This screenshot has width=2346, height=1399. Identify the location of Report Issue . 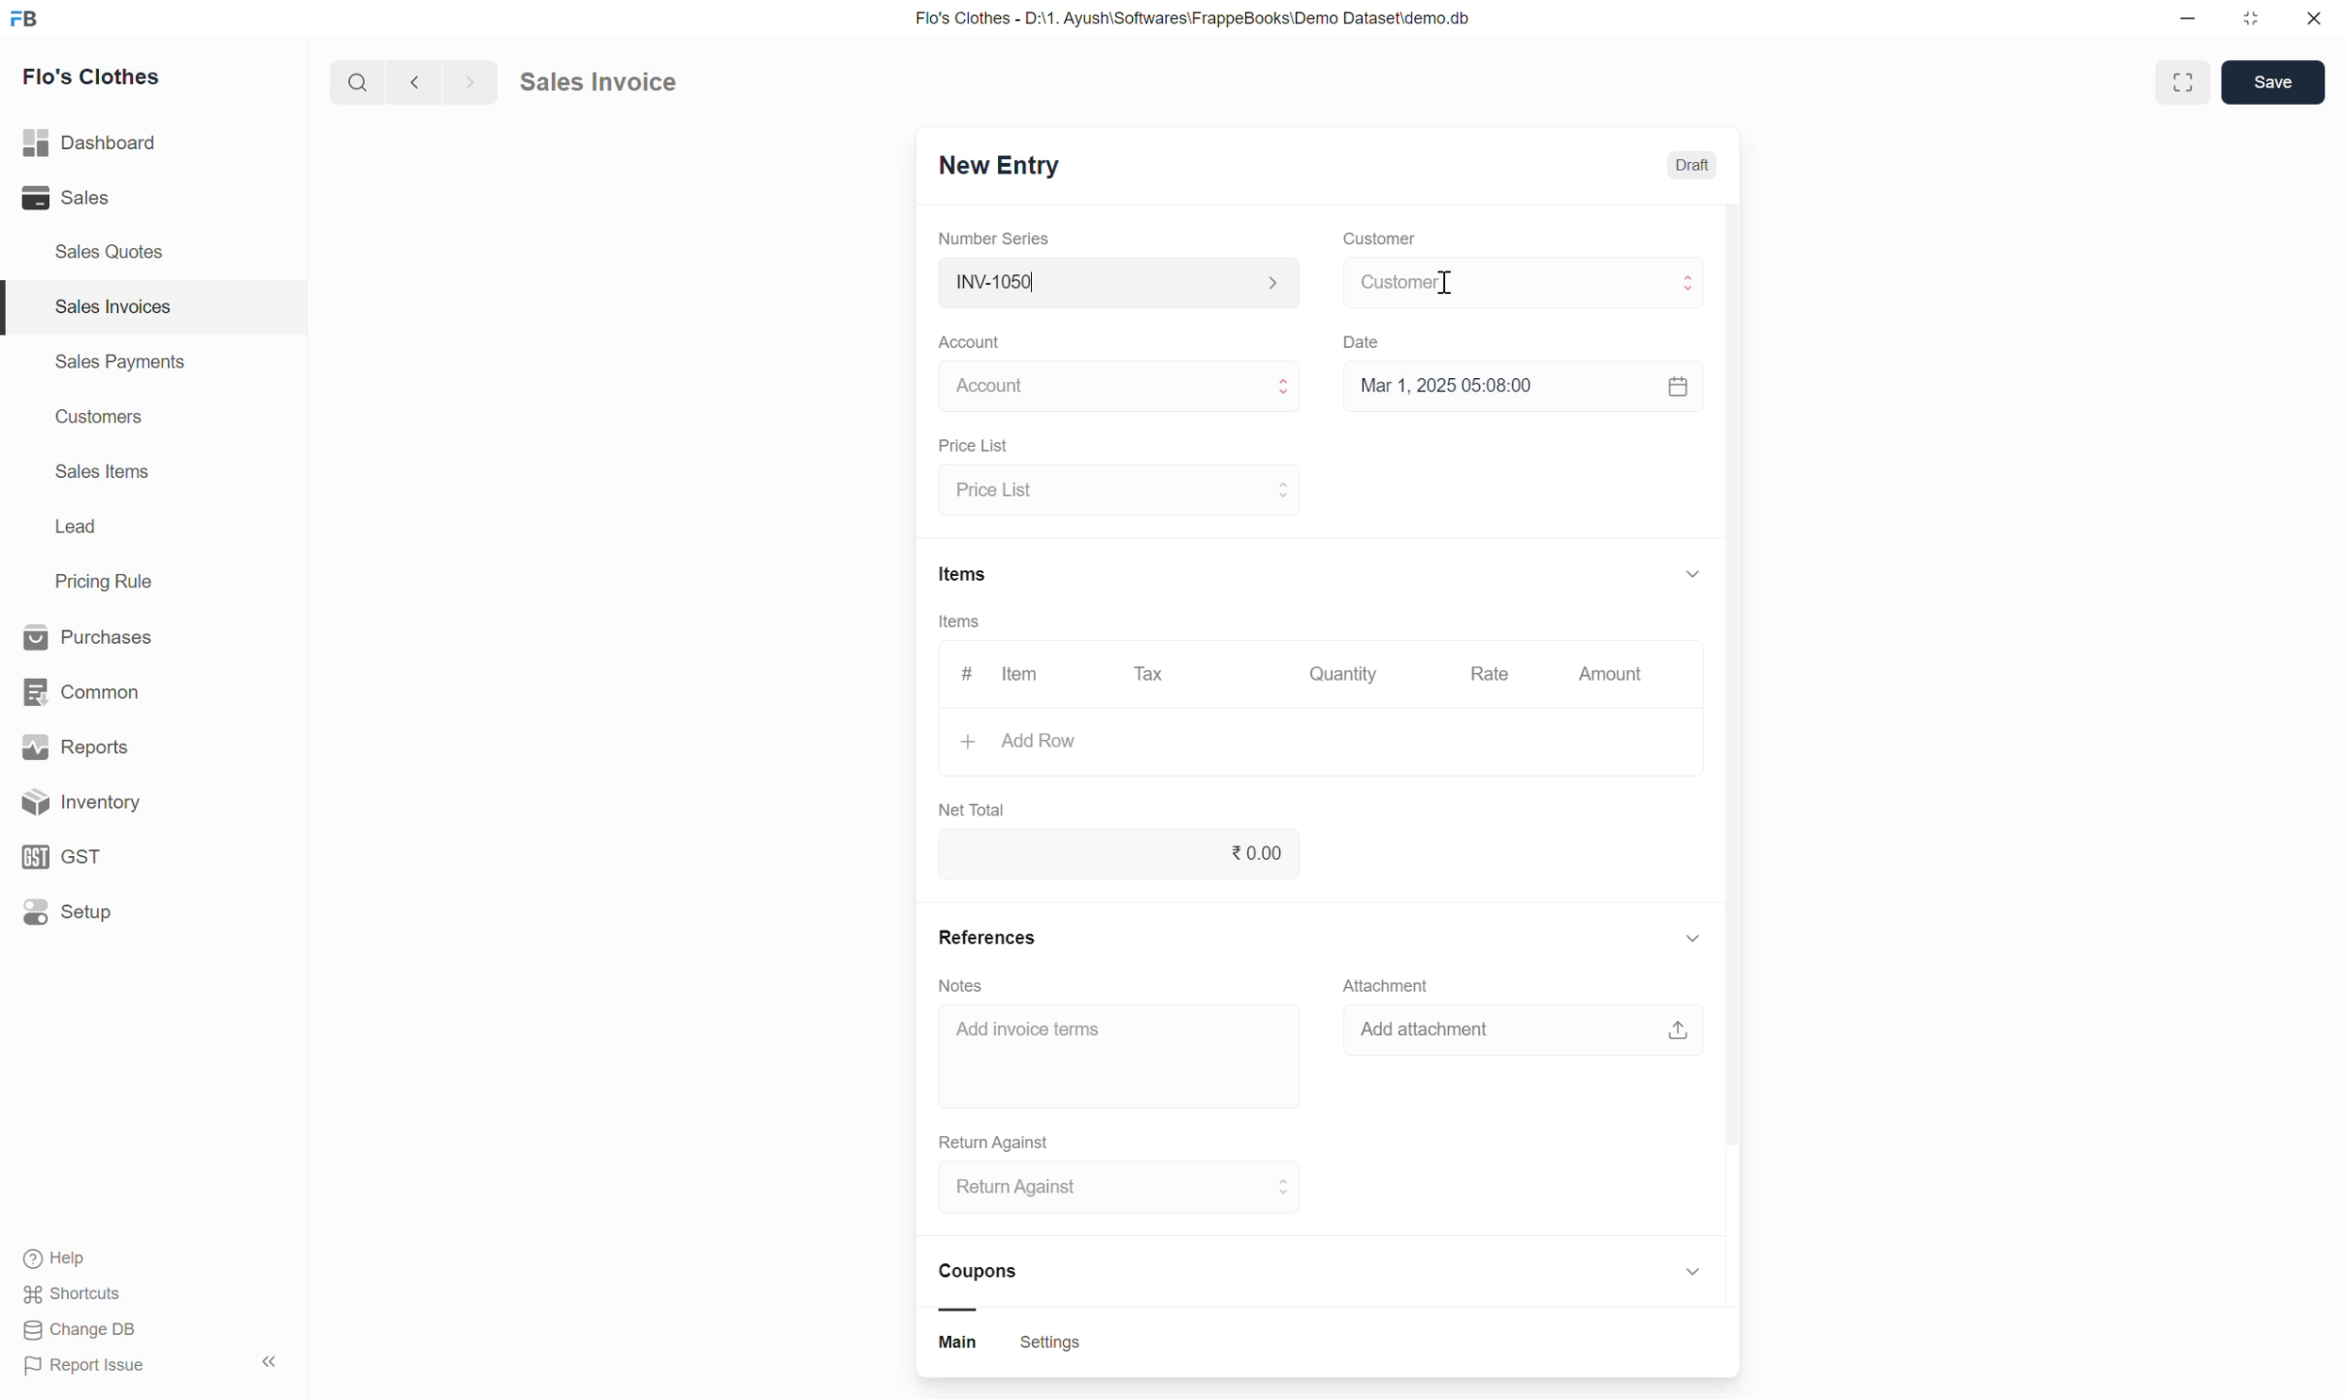
(100, 1369).